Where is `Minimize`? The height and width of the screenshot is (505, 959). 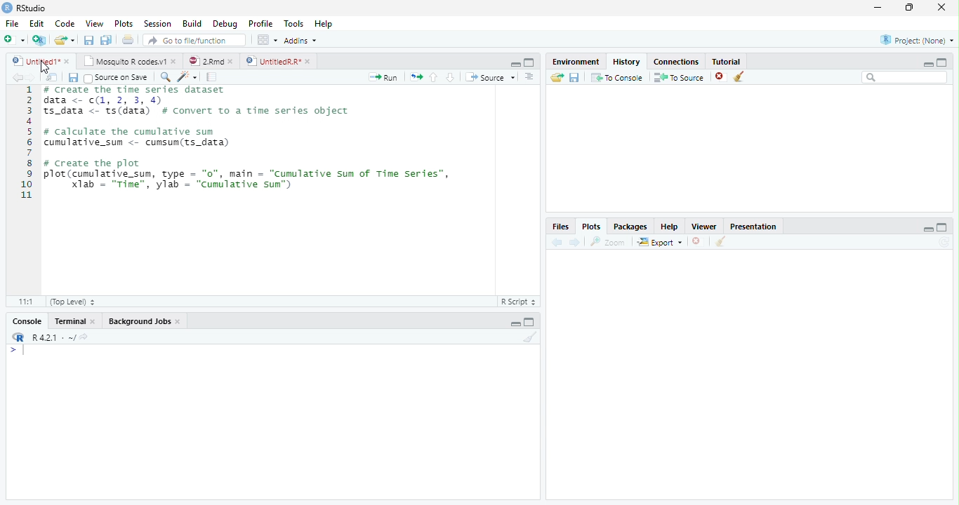 Minimize is located at coordinates (515, 324).